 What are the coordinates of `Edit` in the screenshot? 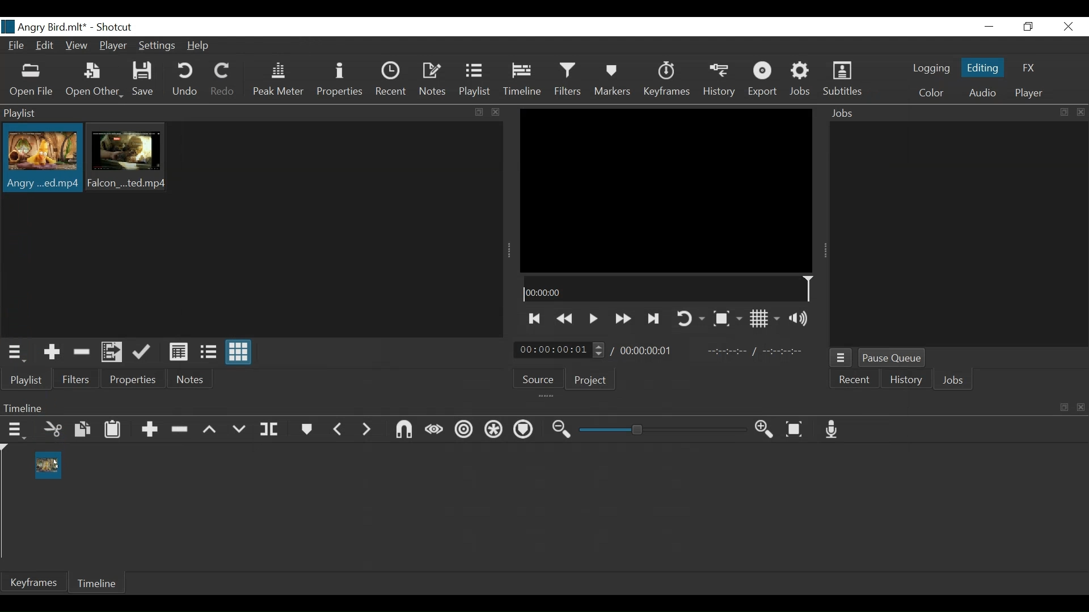 It's located at (47, 46).